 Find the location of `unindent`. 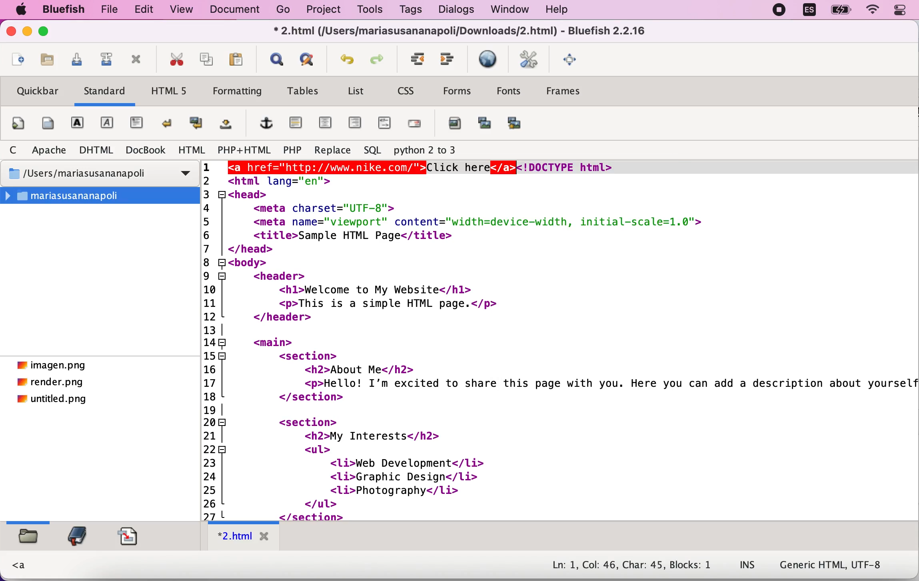

unindent is located at coordinates (420, 60).